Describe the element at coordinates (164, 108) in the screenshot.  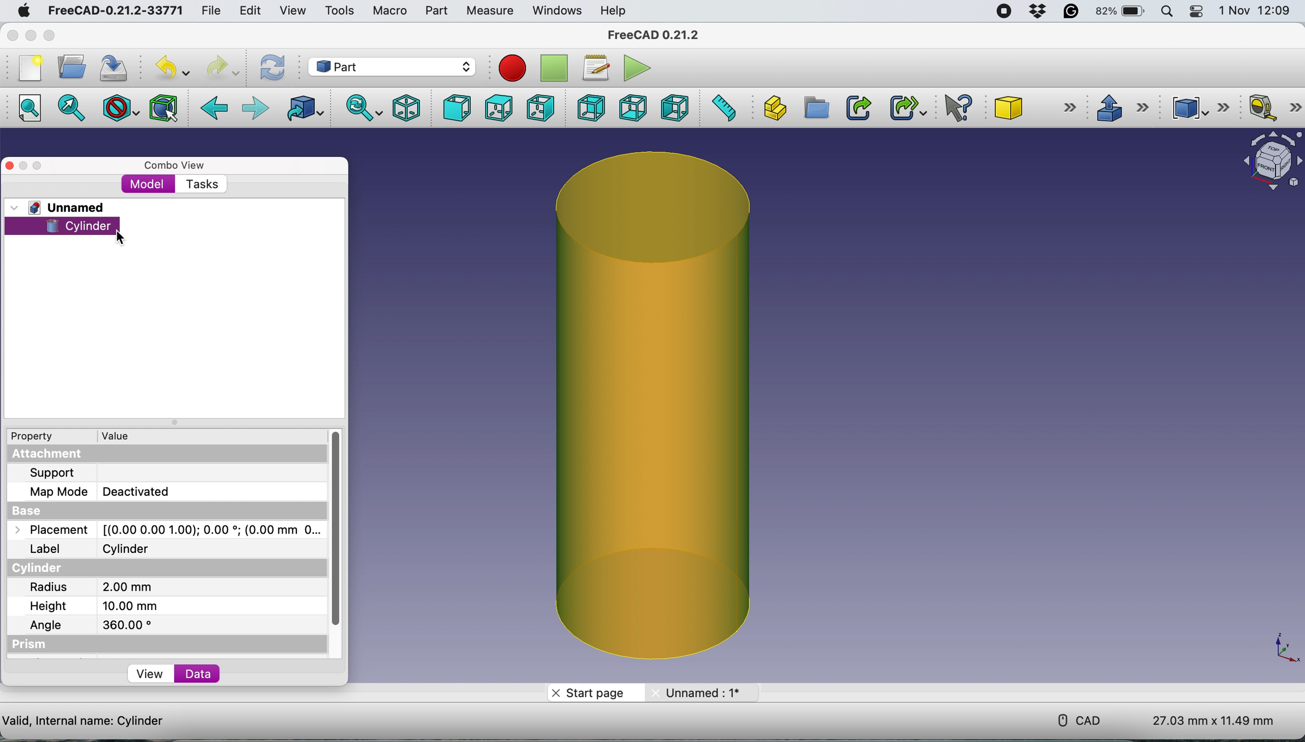
I see `bounding box` at that location.